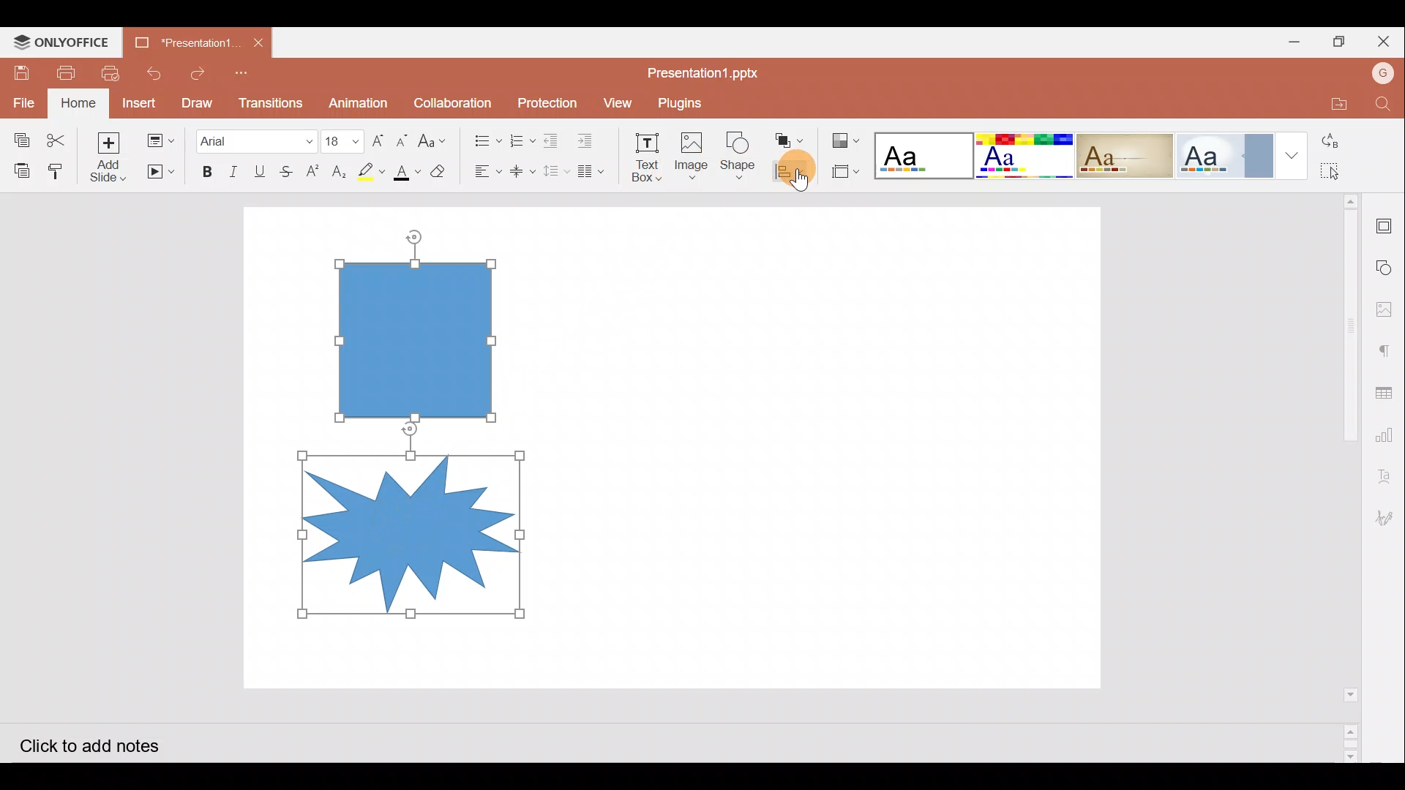 This screenshot has height=790, width=1405. I want to click on Undo, so click(154, 70).